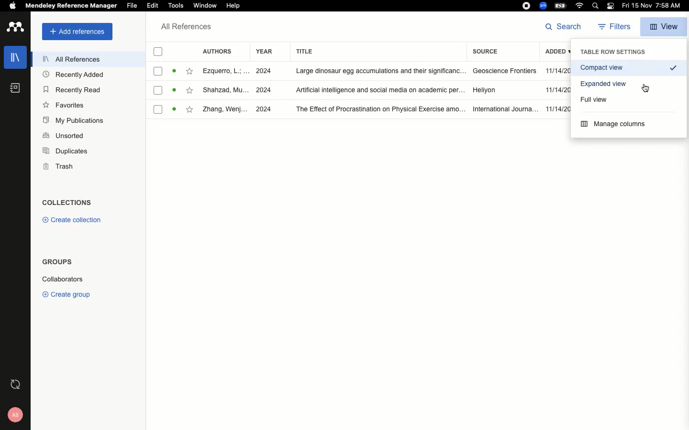 The width and height of the screenshot is (689, 430). I want to click on Recording, so click(526, 6).